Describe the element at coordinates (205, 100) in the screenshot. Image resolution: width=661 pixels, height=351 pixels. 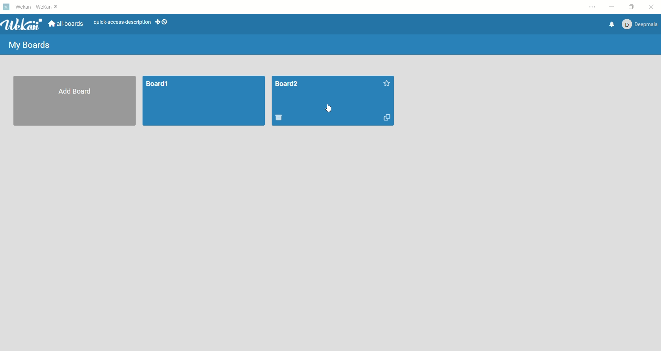
I see `board1` at that location.